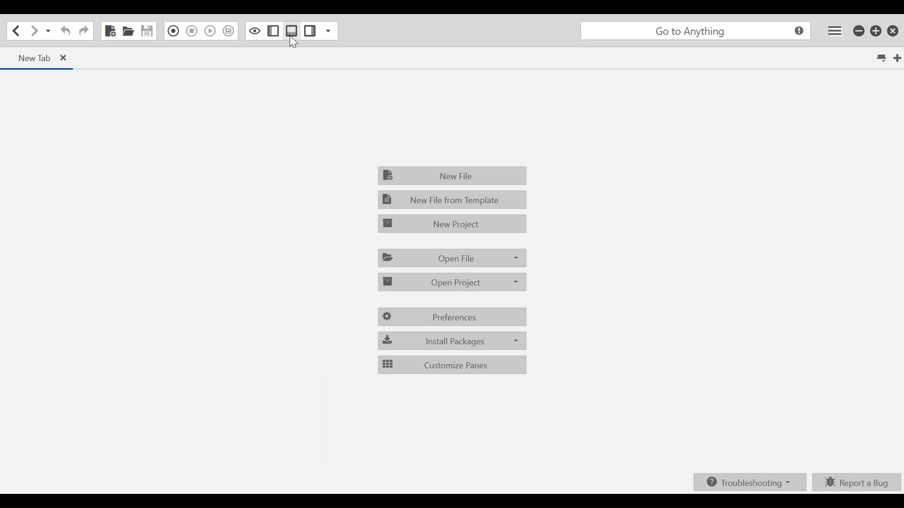 Image resolution: width=904 pixels, height=508 pixels. I want to click on New Project, so click(451, 223).